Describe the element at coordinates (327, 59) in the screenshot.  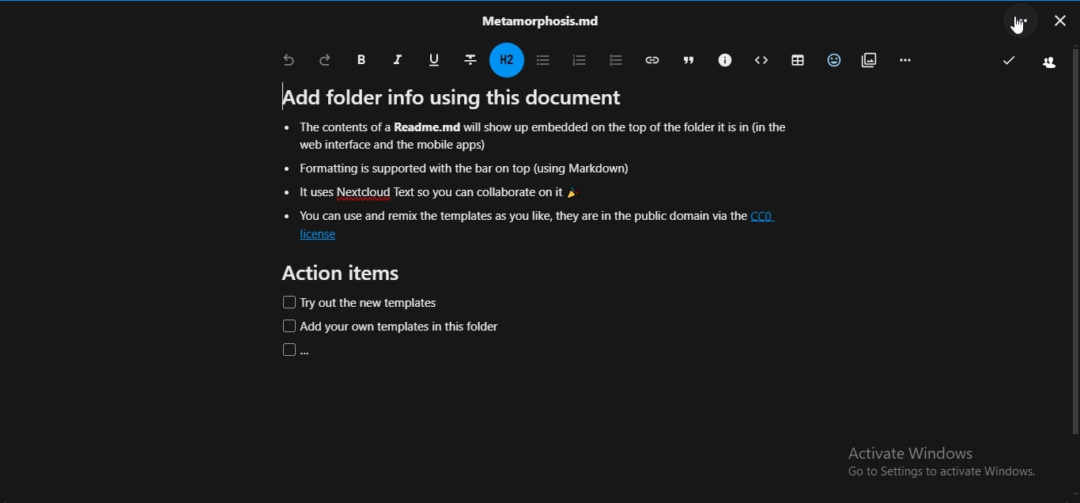
I see `redo` at that location.